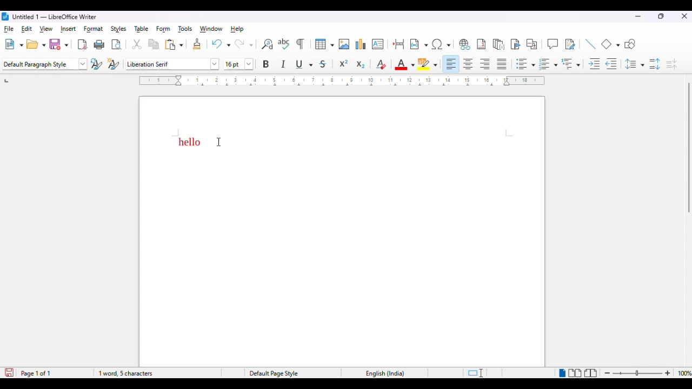 The image size is (692, 389). I want to click on zoom factor, so click(684, 373).